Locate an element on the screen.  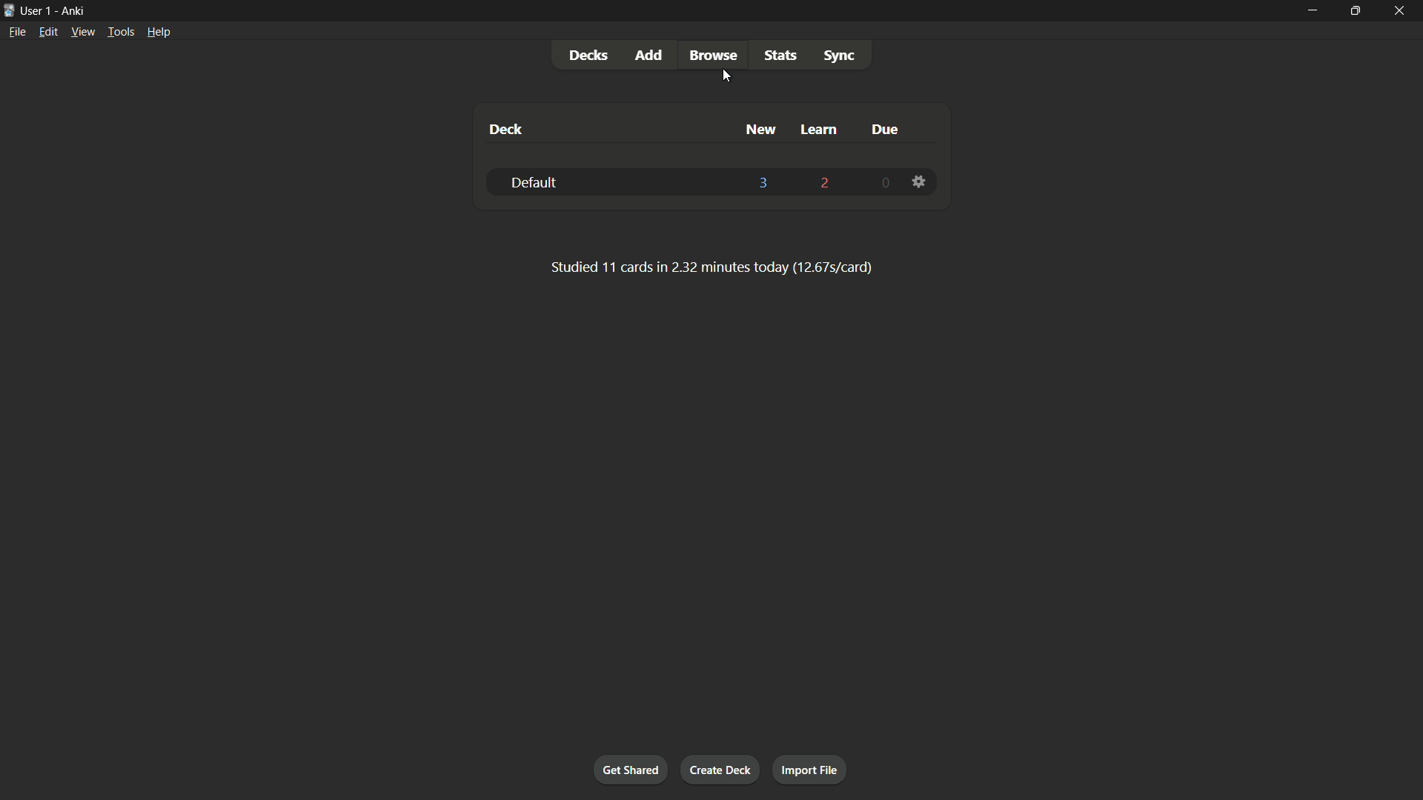
view menu is located at coordinates (84, 32).